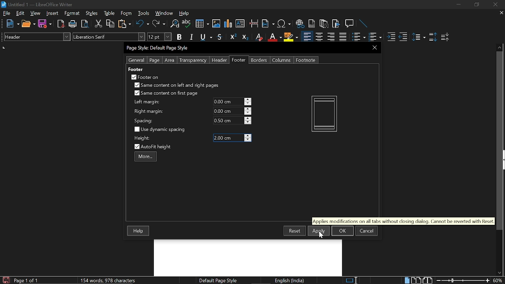  I want to click on spacing, so click(145, 121).